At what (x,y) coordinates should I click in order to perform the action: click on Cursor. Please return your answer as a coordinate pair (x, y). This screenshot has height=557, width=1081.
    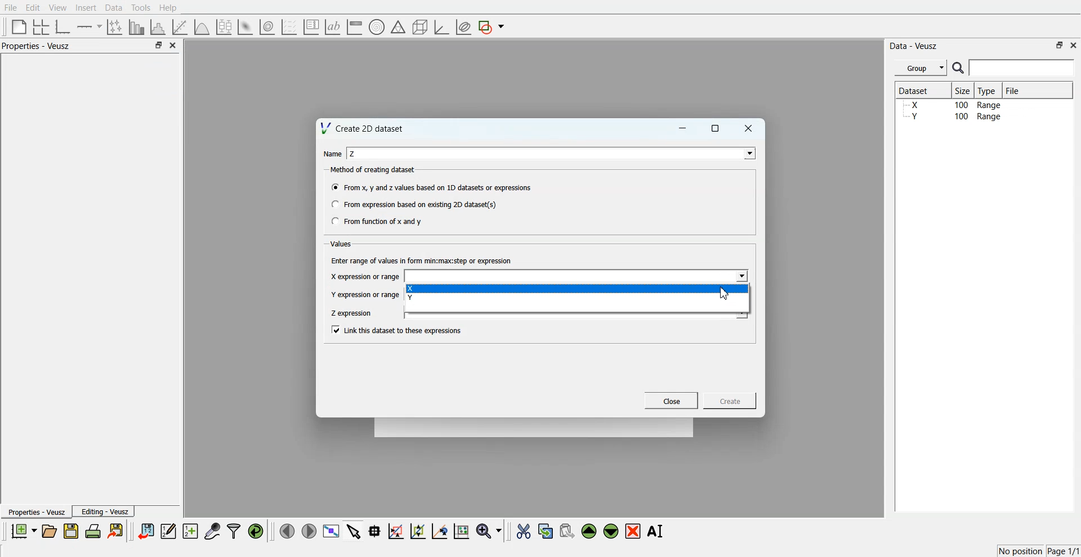
    Looking at the image, I should click on (725, 293).